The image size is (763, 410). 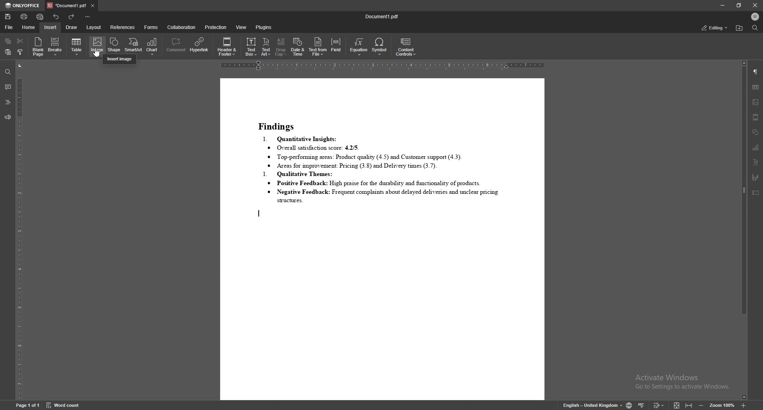 What do you see at coordinates (359, 47) in the screenshot?
I see `equation` at bounding box center [359, 47].